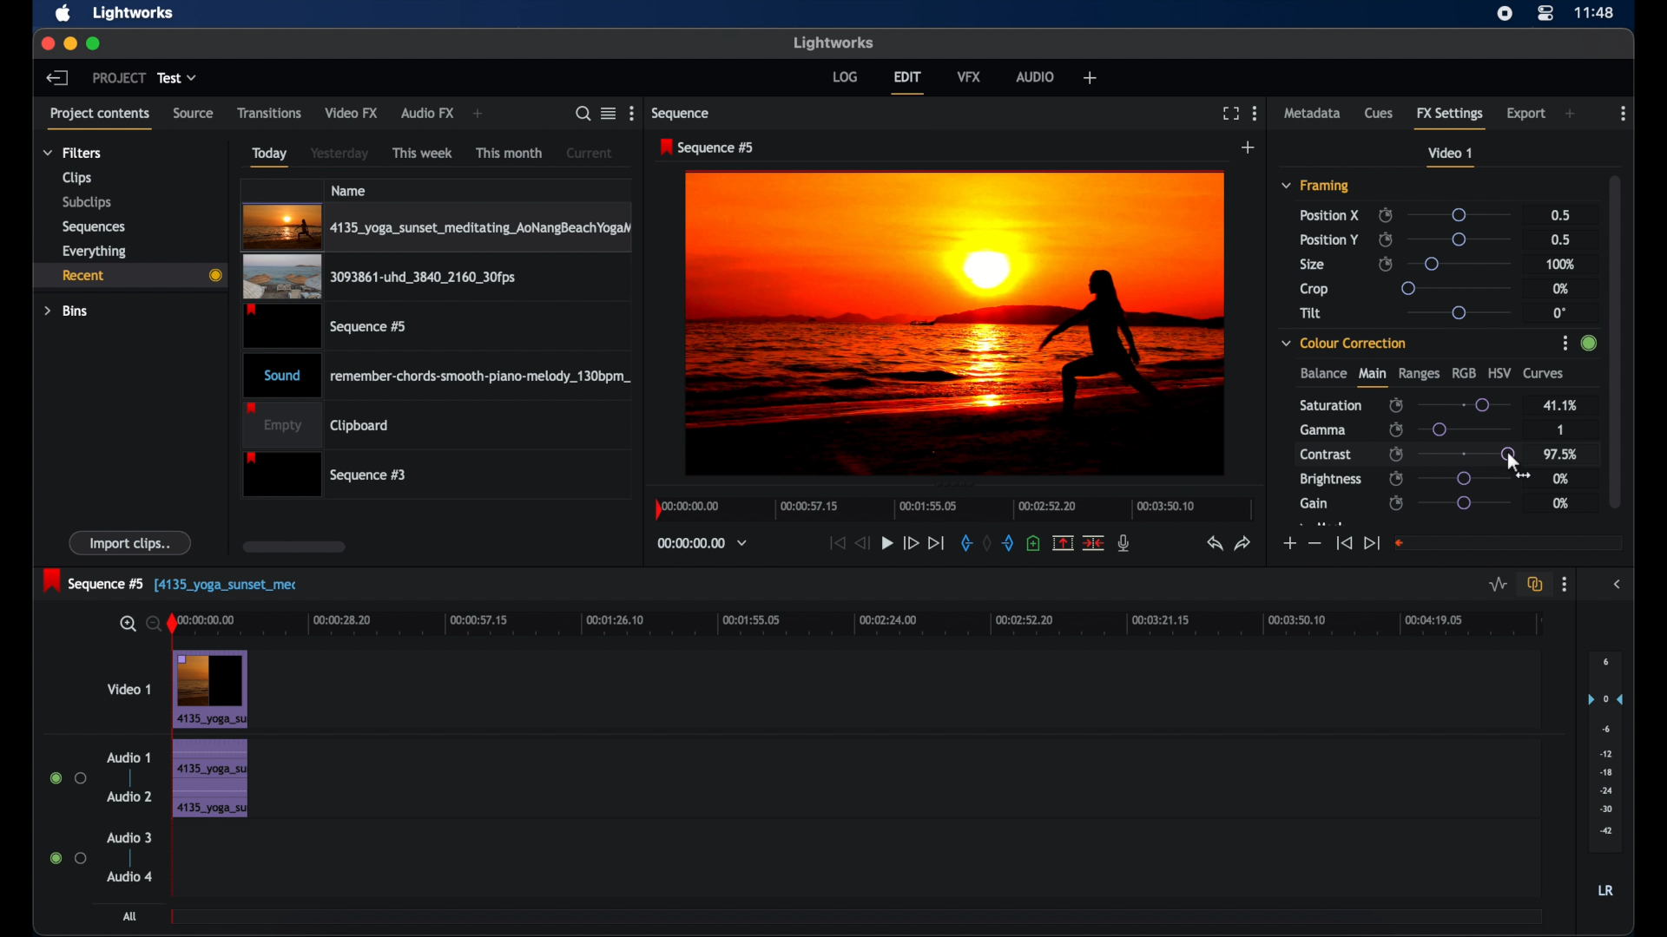  I want to click on slider, so click(1458, 287).